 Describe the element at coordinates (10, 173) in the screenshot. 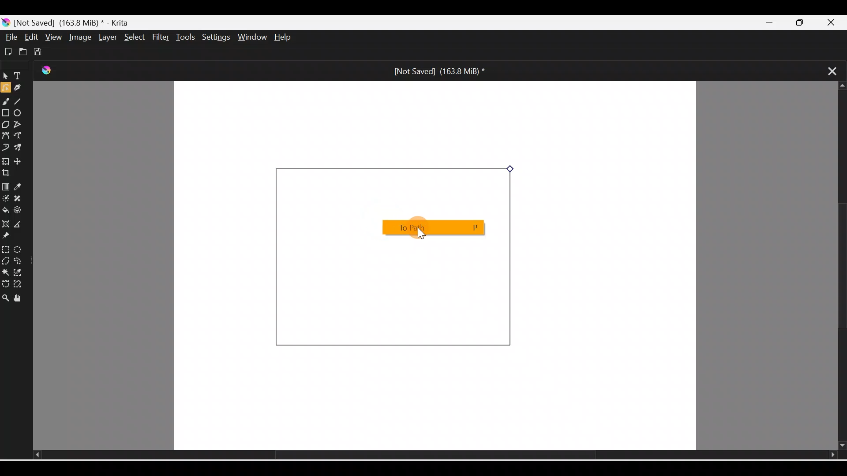

I see `Crop an image` at that location.